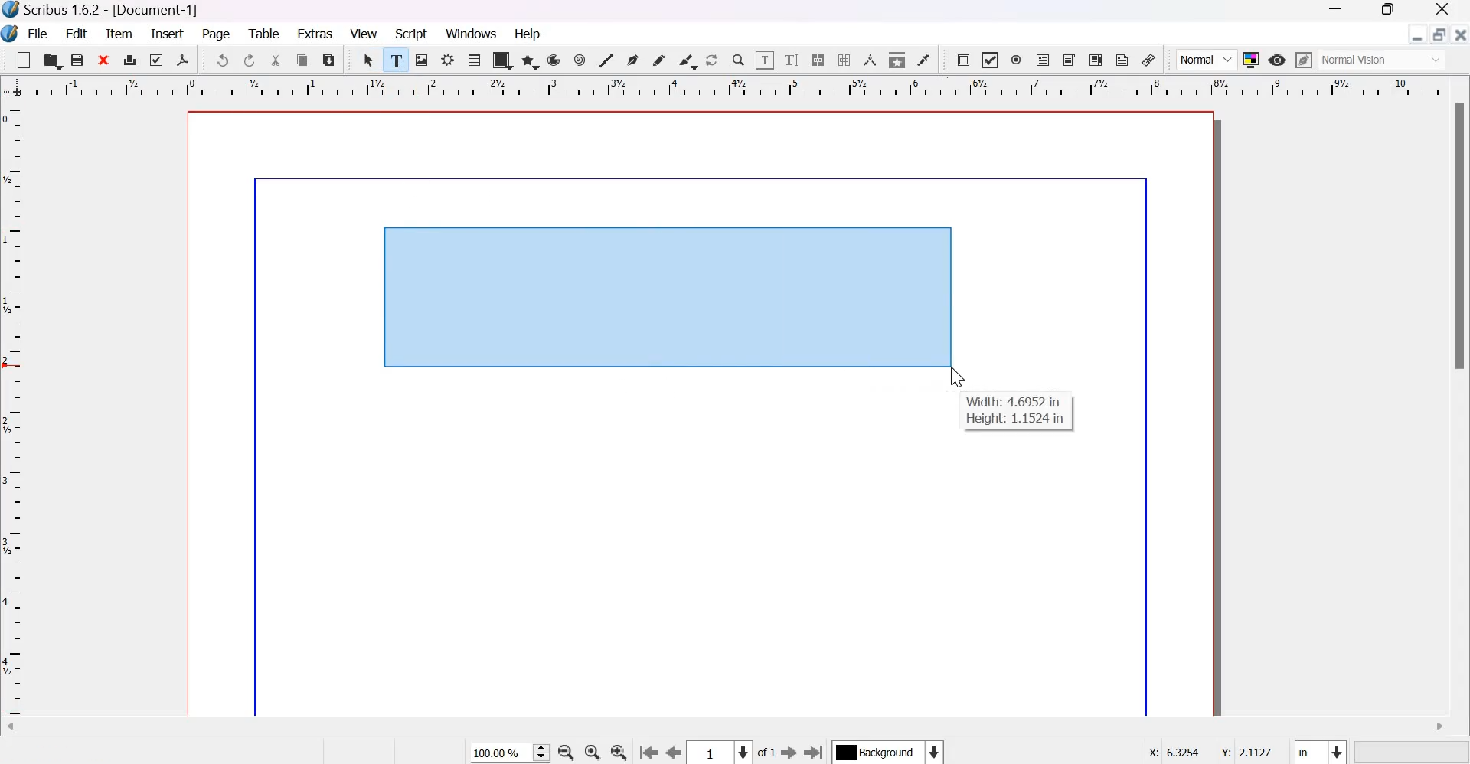 This screenshot has width=1470, height=764. I want to click on undo, so click(222, 60).